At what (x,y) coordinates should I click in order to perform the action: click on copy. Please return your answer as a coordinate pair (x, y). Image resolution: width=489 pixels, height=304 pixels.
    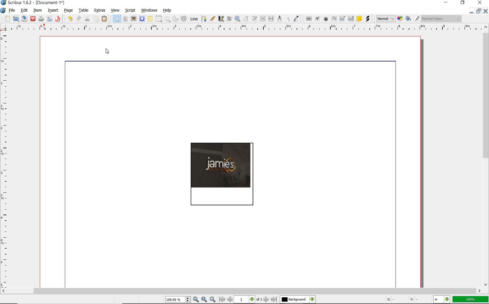
    Looking at the image, I should click on (97, 19).